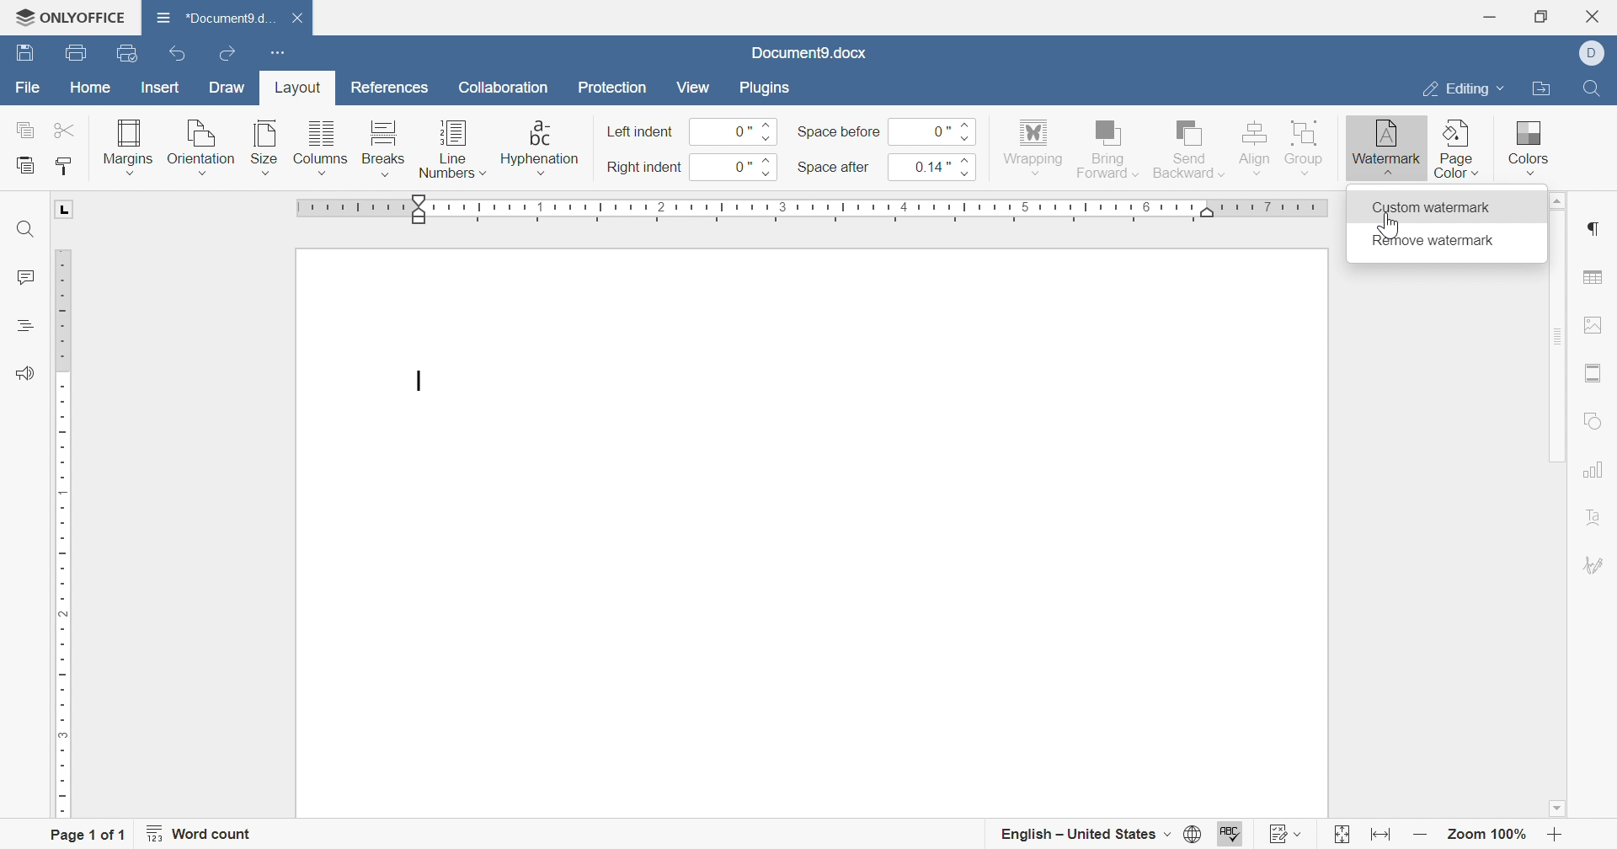  Describe the element at coordinates (21, 54) in the screenshot. I see `save` at that location.